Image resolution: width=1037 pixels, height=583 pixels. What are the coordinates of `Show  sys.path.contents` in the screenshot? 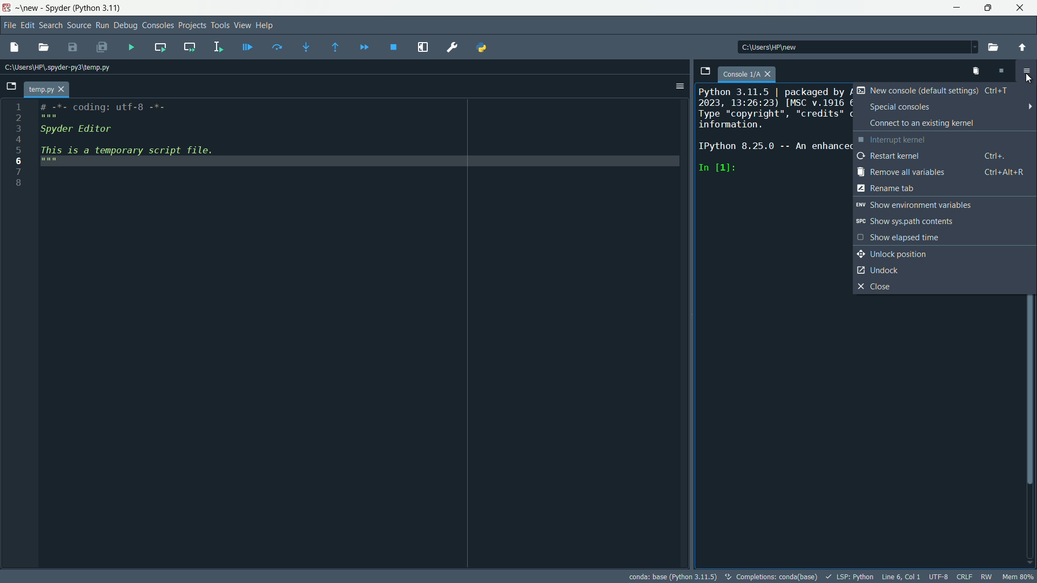 It's located at (929, 221).